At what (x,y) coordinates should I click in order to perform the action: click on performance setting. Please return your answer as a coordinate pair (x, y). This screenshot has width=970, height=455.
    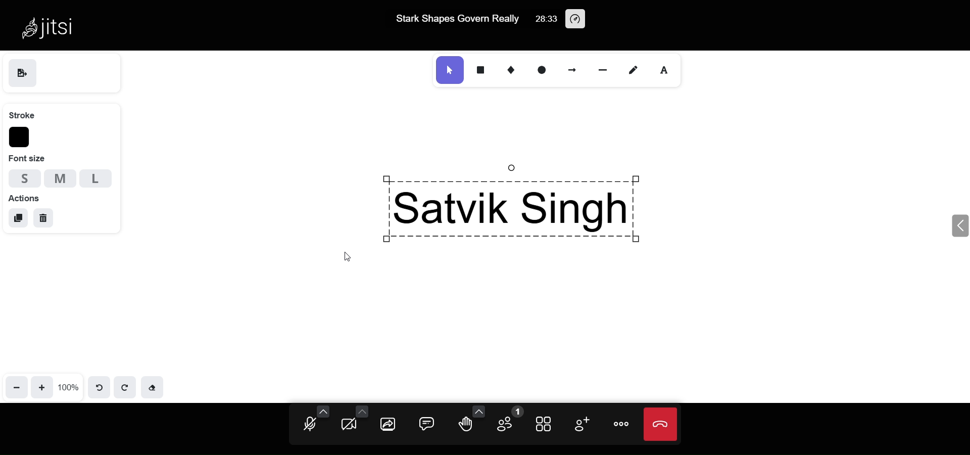
    Looking at the image, I should click on (578, 20).